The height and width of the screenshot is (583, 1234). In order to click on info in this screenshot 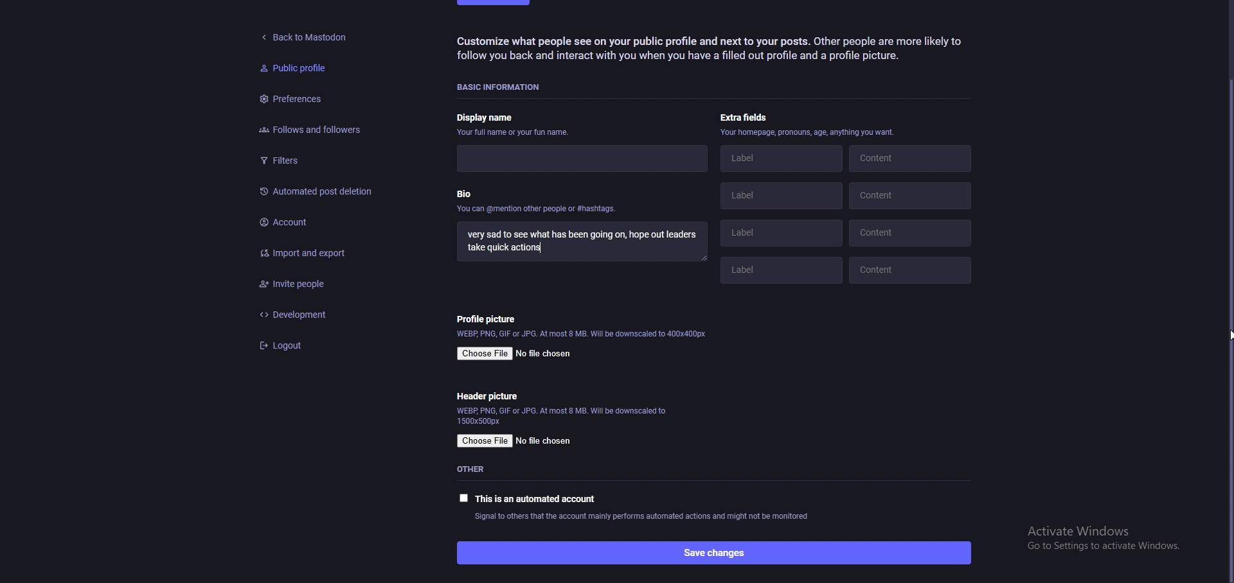, I will do `click(642, 517)`.